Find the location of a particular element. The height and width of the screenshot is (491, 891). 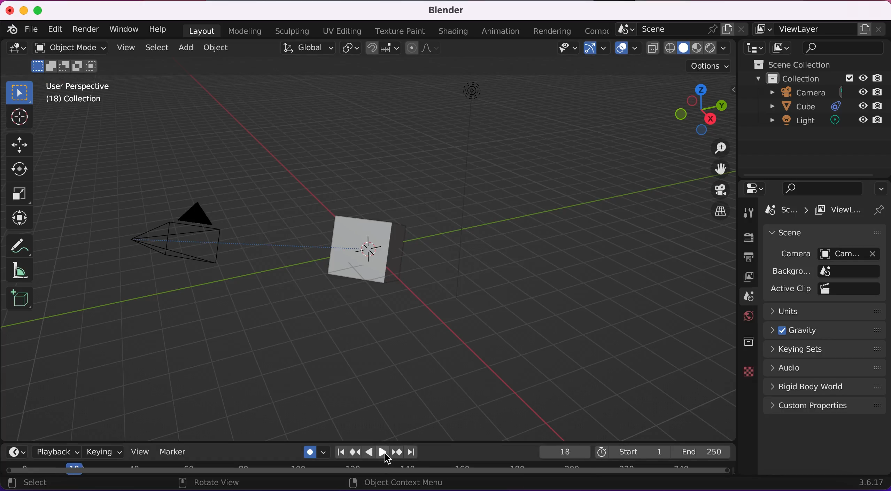

controls is located at coordinates (756, 188).